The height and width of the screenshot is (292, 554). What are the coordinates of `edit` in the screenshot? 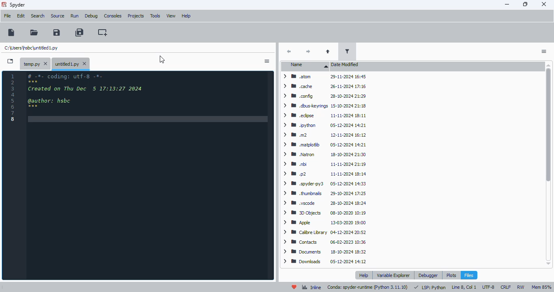 It's located at (21, 16).